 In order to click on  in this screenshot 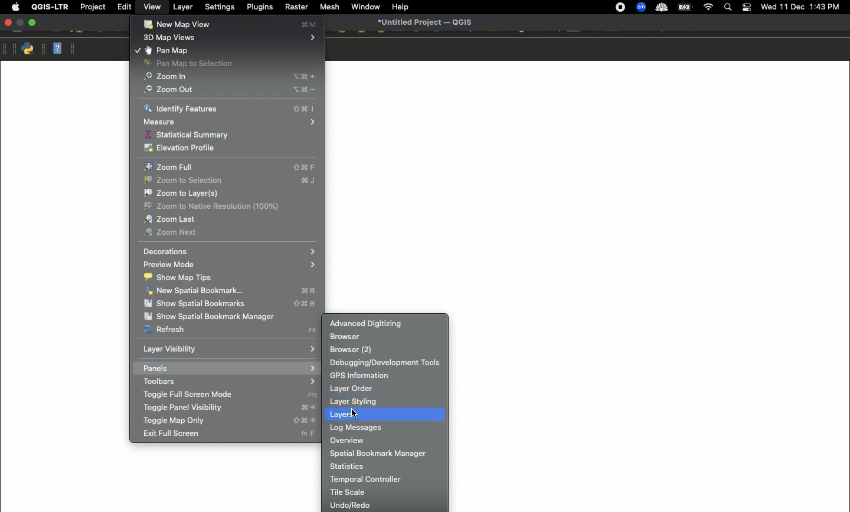, I will do `click(663, 8)`.